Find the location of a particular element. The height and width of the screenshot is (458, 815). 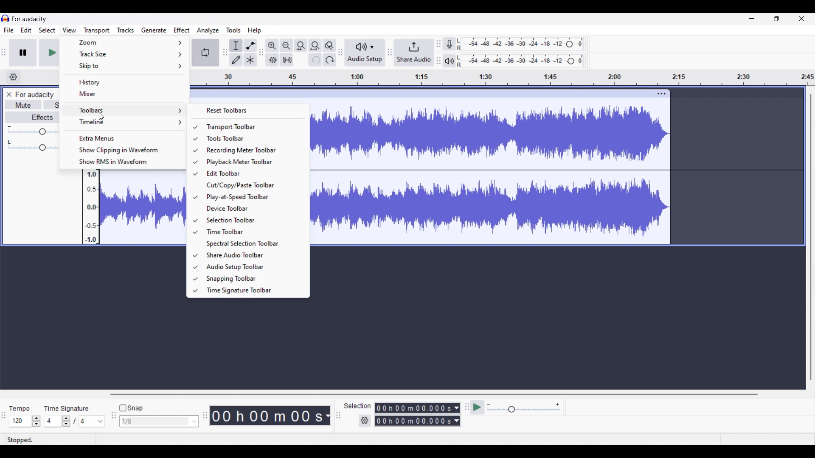

Selection toolbar is located at coordinates (253, 220).